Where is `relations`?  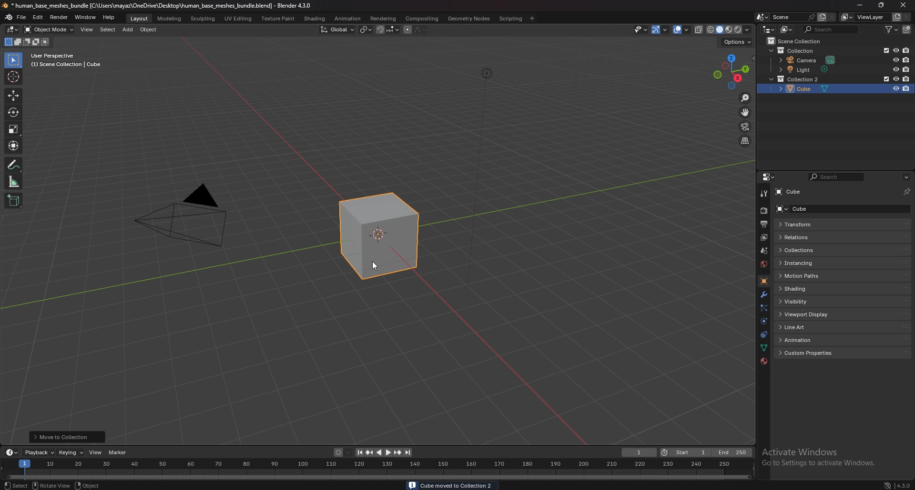
relations is located at coordinates (812, 237).